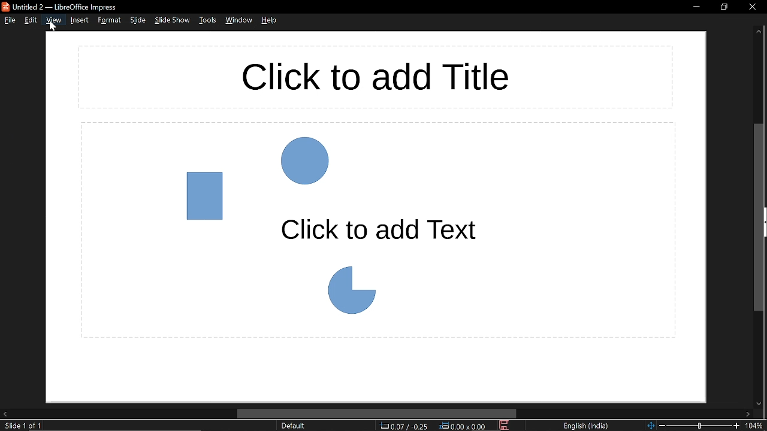  What do you see at coordinates (5, 414) in the screenshot?
I see `Move left` at bounding box center [5, 414].